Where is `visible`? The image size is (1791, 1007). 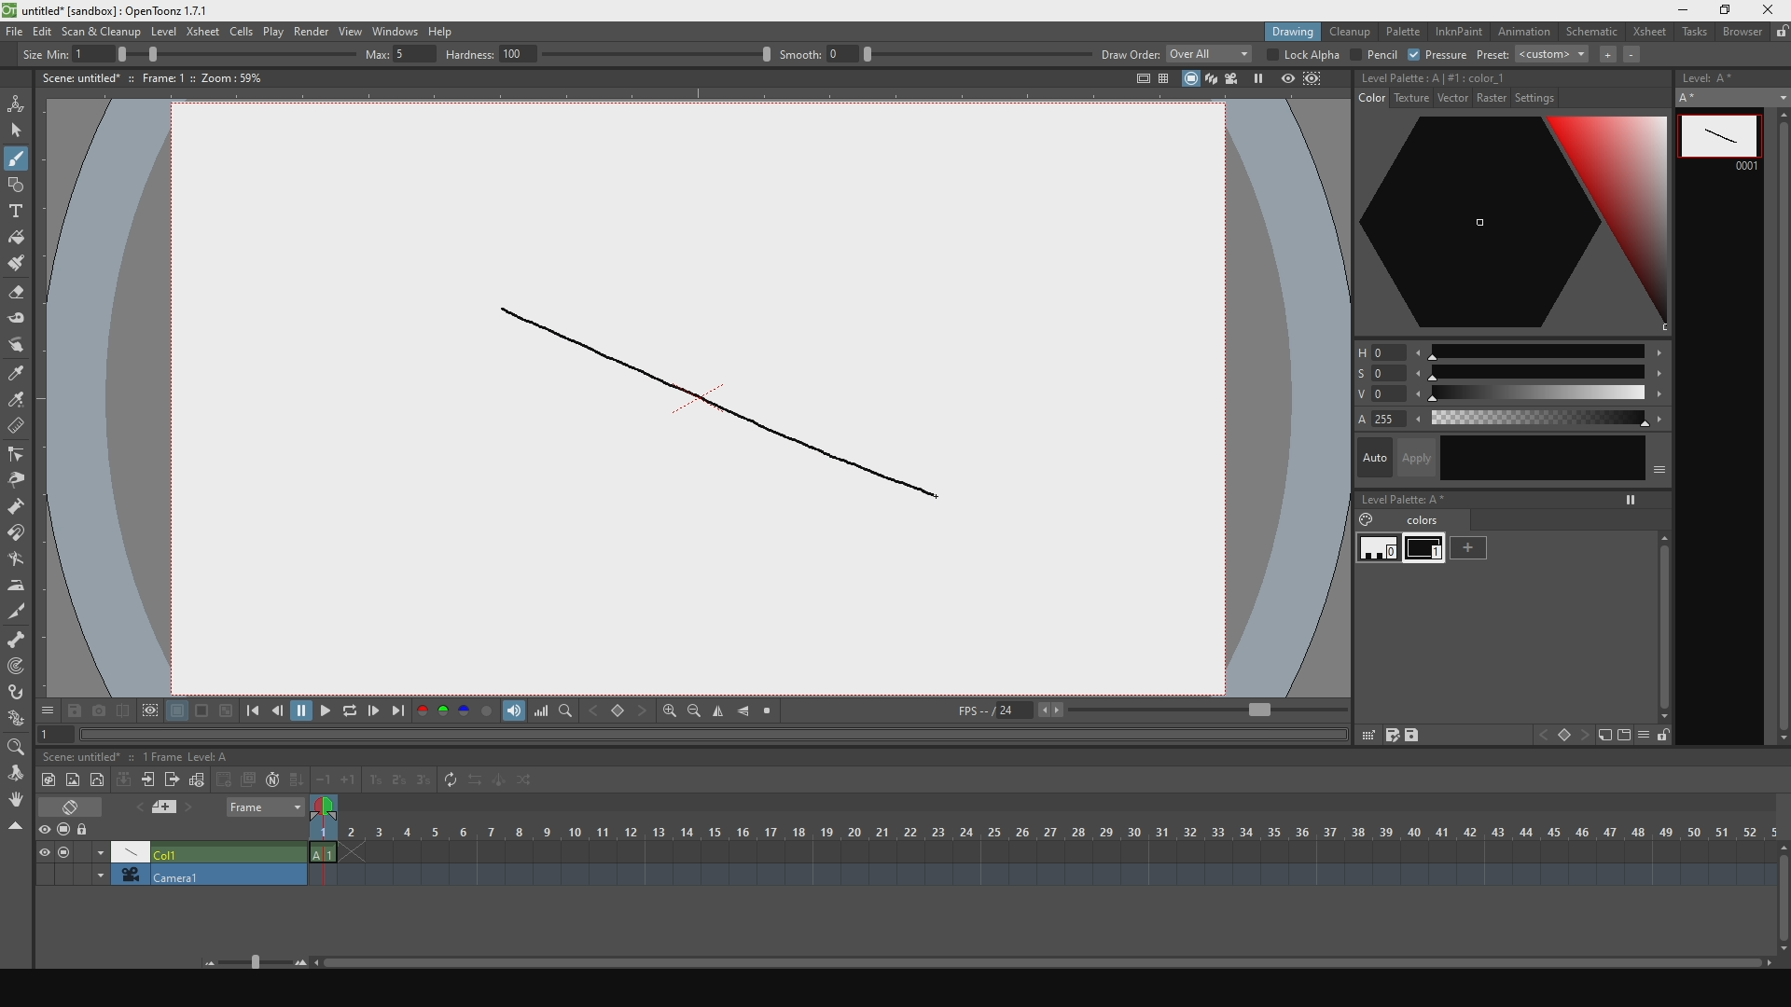
visible is located at coordinates (47, 851).